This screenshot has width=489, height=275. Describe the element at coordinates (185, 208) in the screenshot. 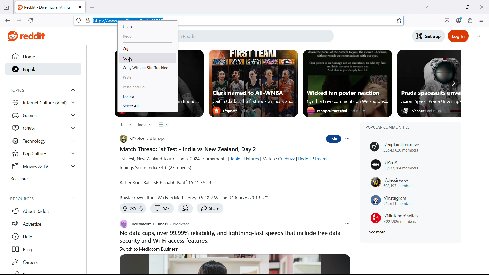

I see `Award` at that location.